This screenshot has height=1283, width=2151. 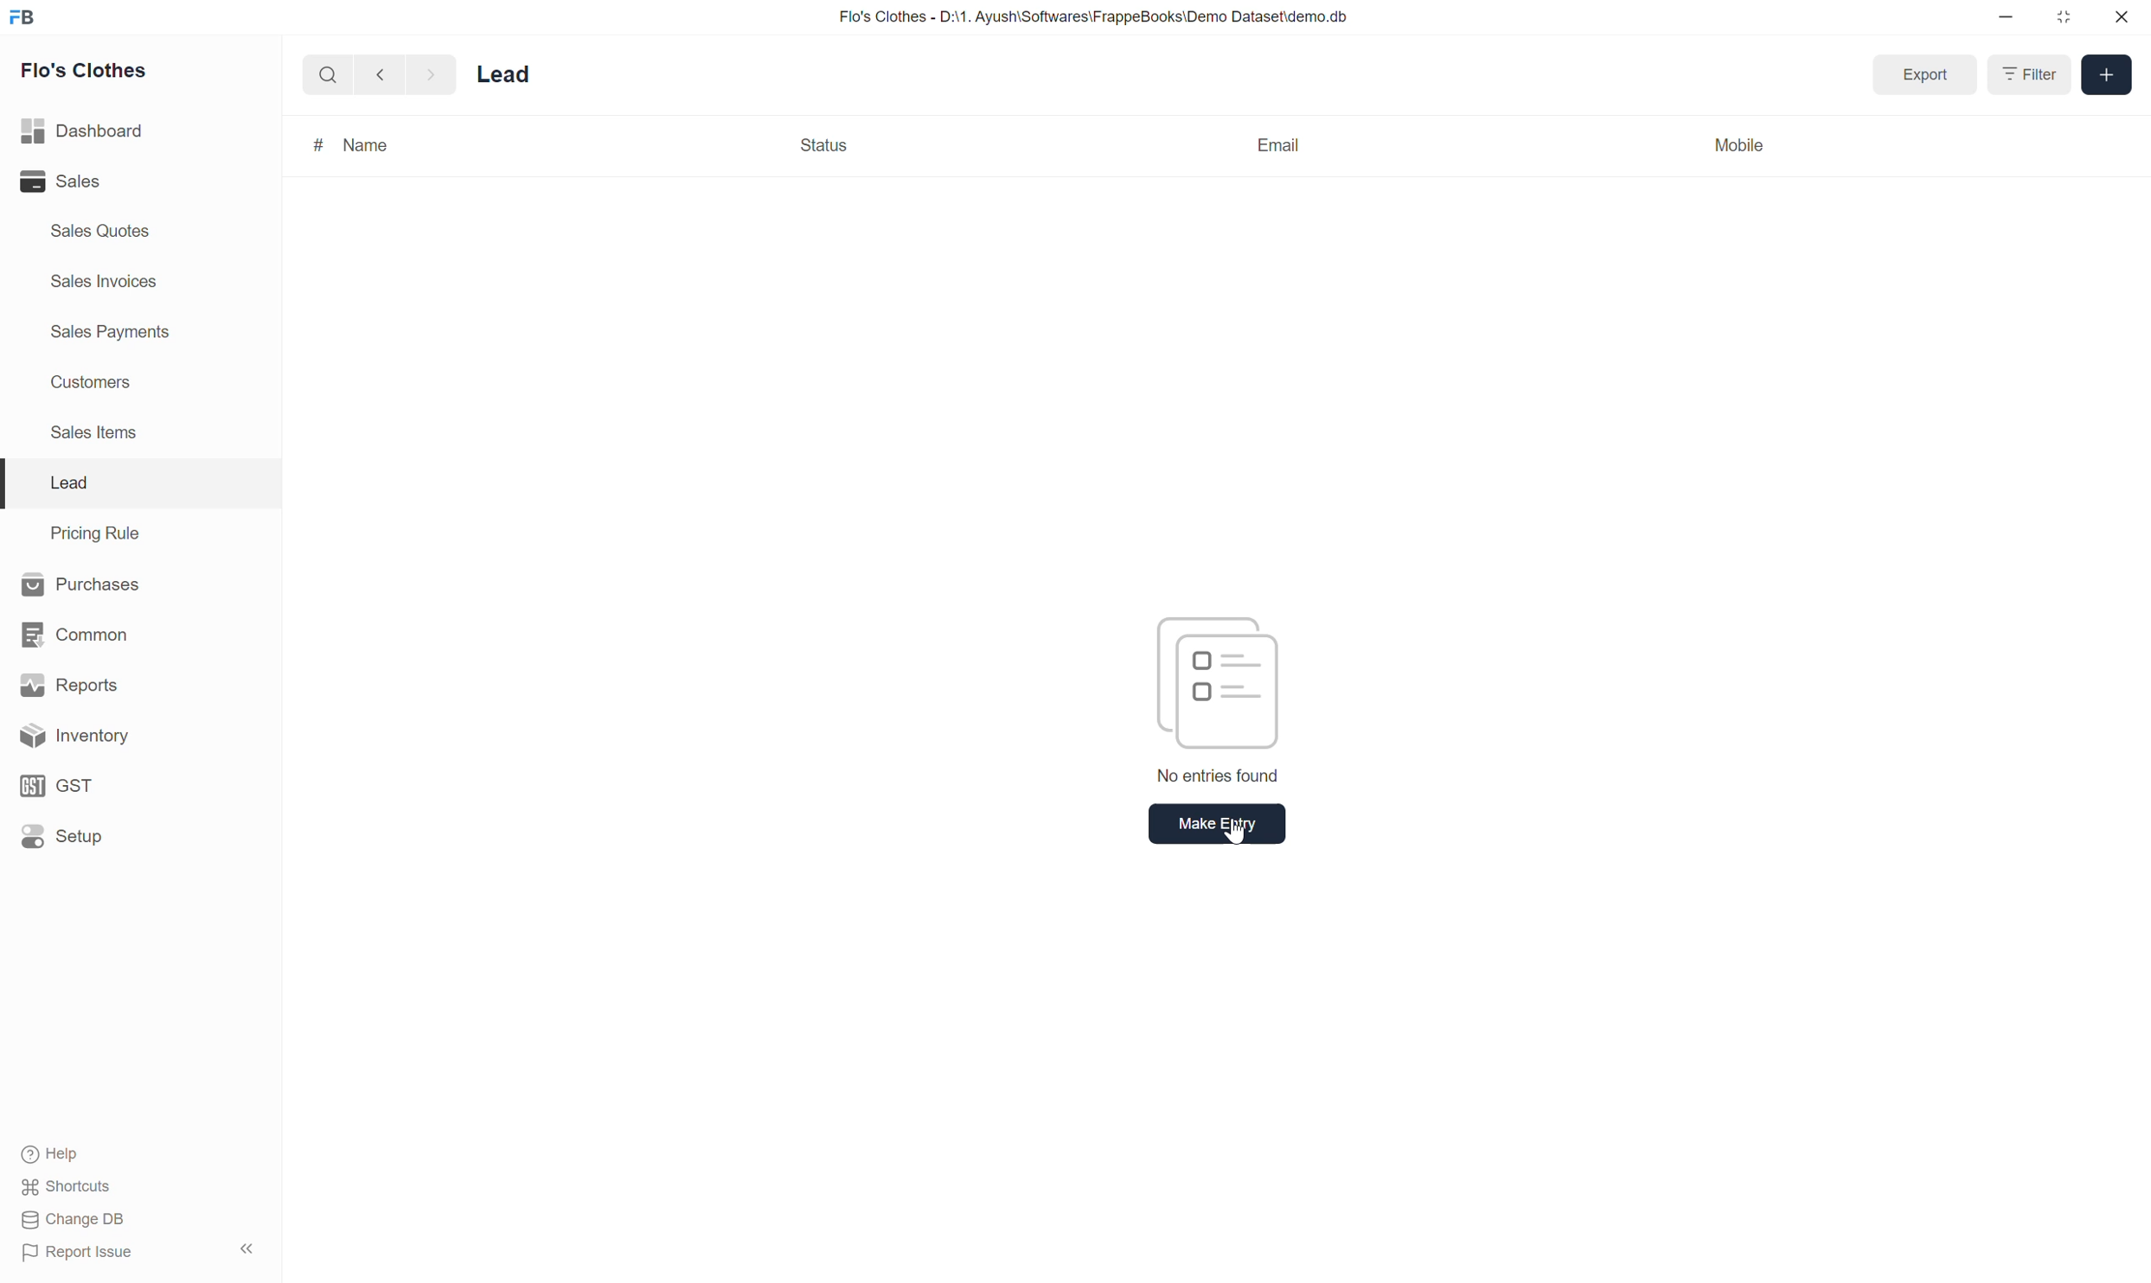 I want to click on cursor, so click(x=1239, y=835).